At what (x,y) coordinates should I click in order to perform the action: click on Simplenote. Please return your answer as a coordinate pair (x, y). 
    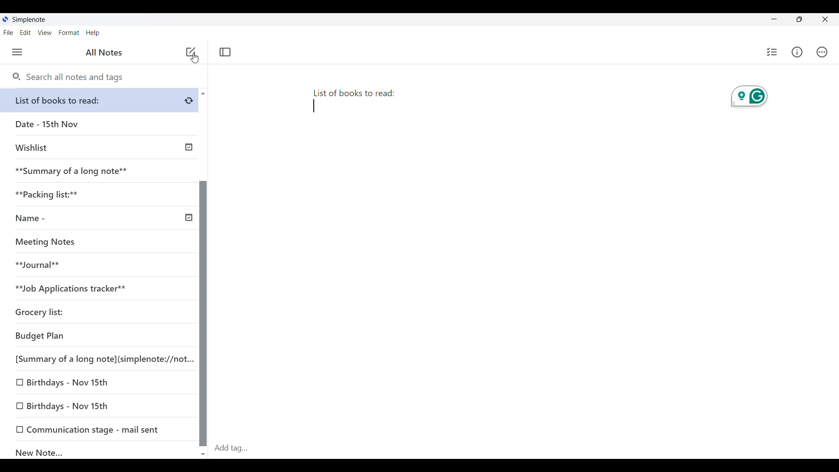
    Looking at the image, I should click on (28, 20).